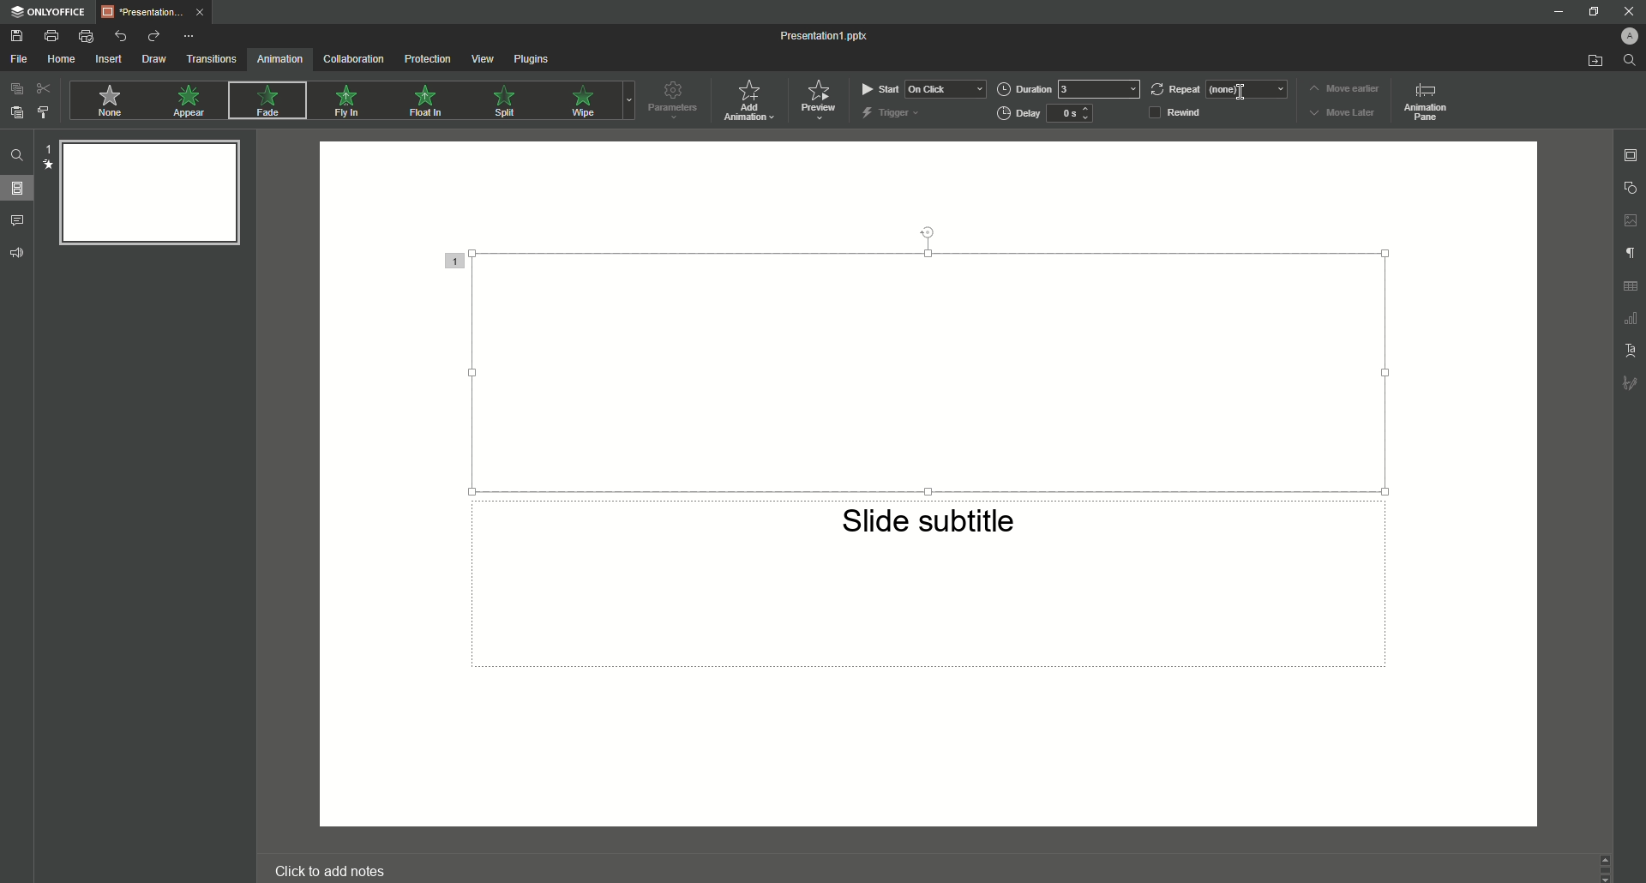  Describe the element at coordinates (1423, 100) in the screenshot. I see `Animation pane` at that location.